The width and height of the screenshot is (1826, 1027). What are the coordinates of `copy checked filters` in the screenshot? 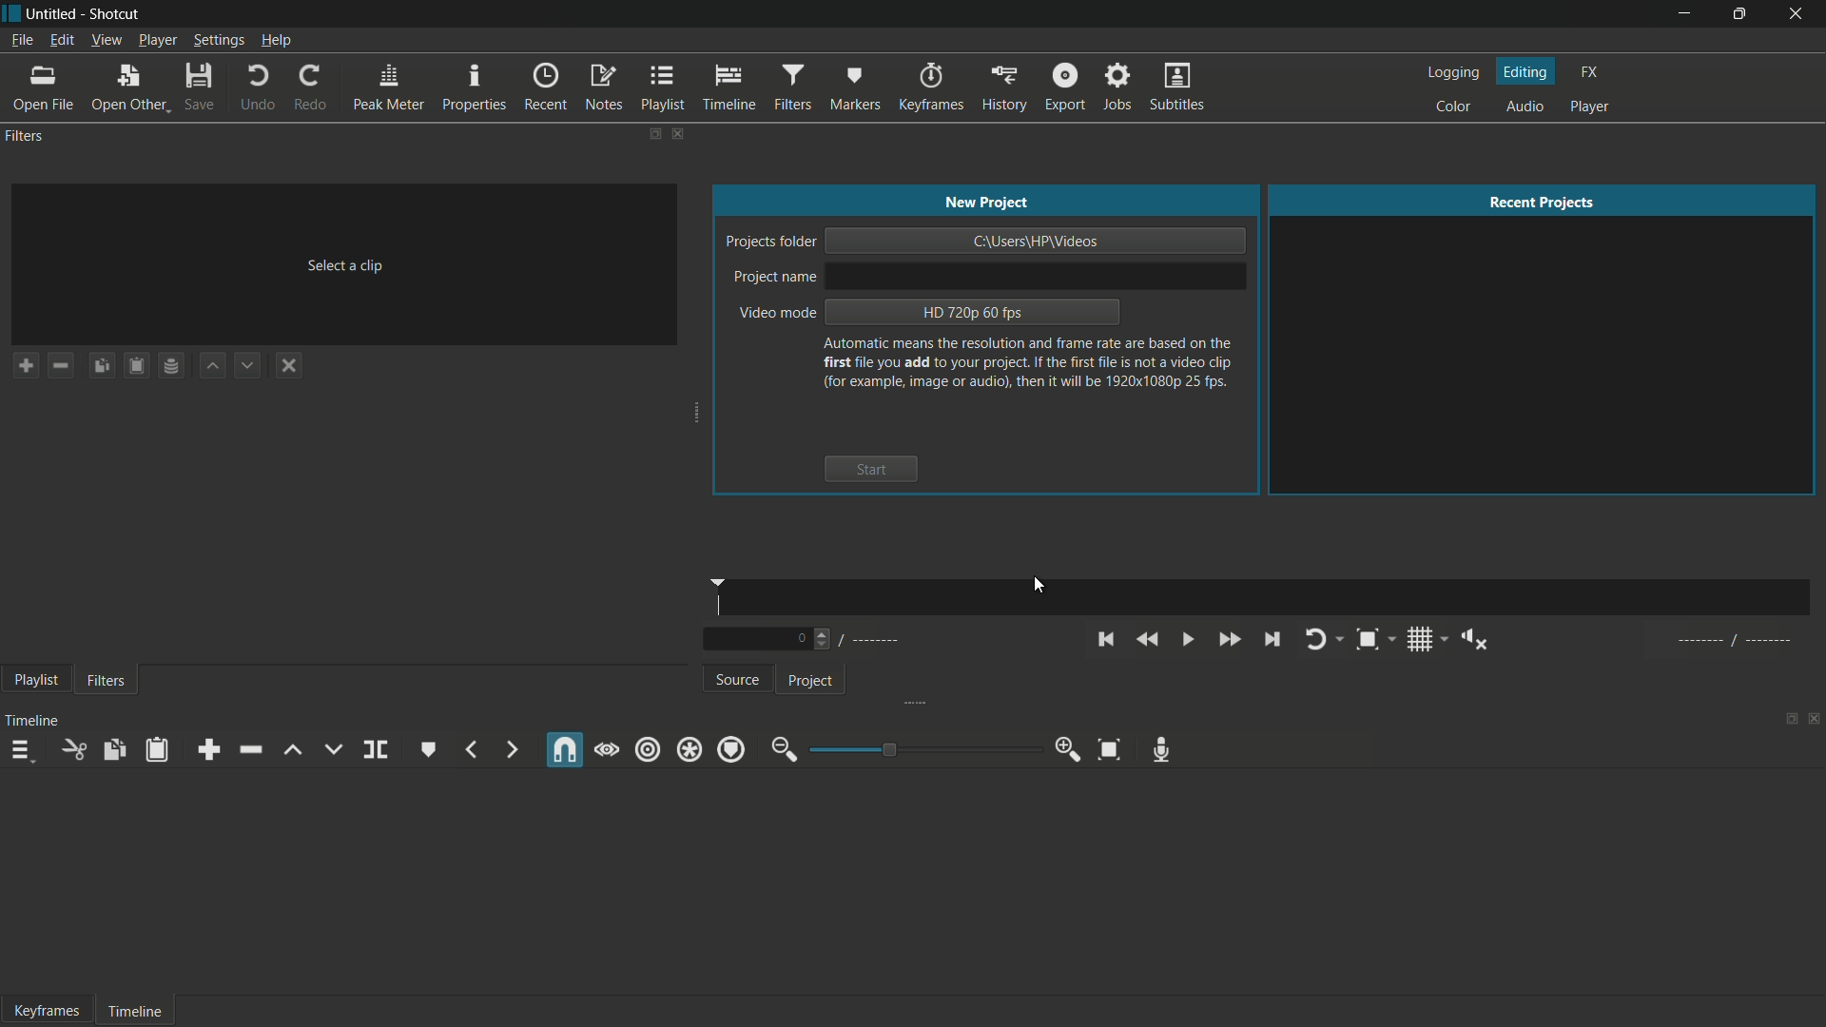 It's located at (102, 366).